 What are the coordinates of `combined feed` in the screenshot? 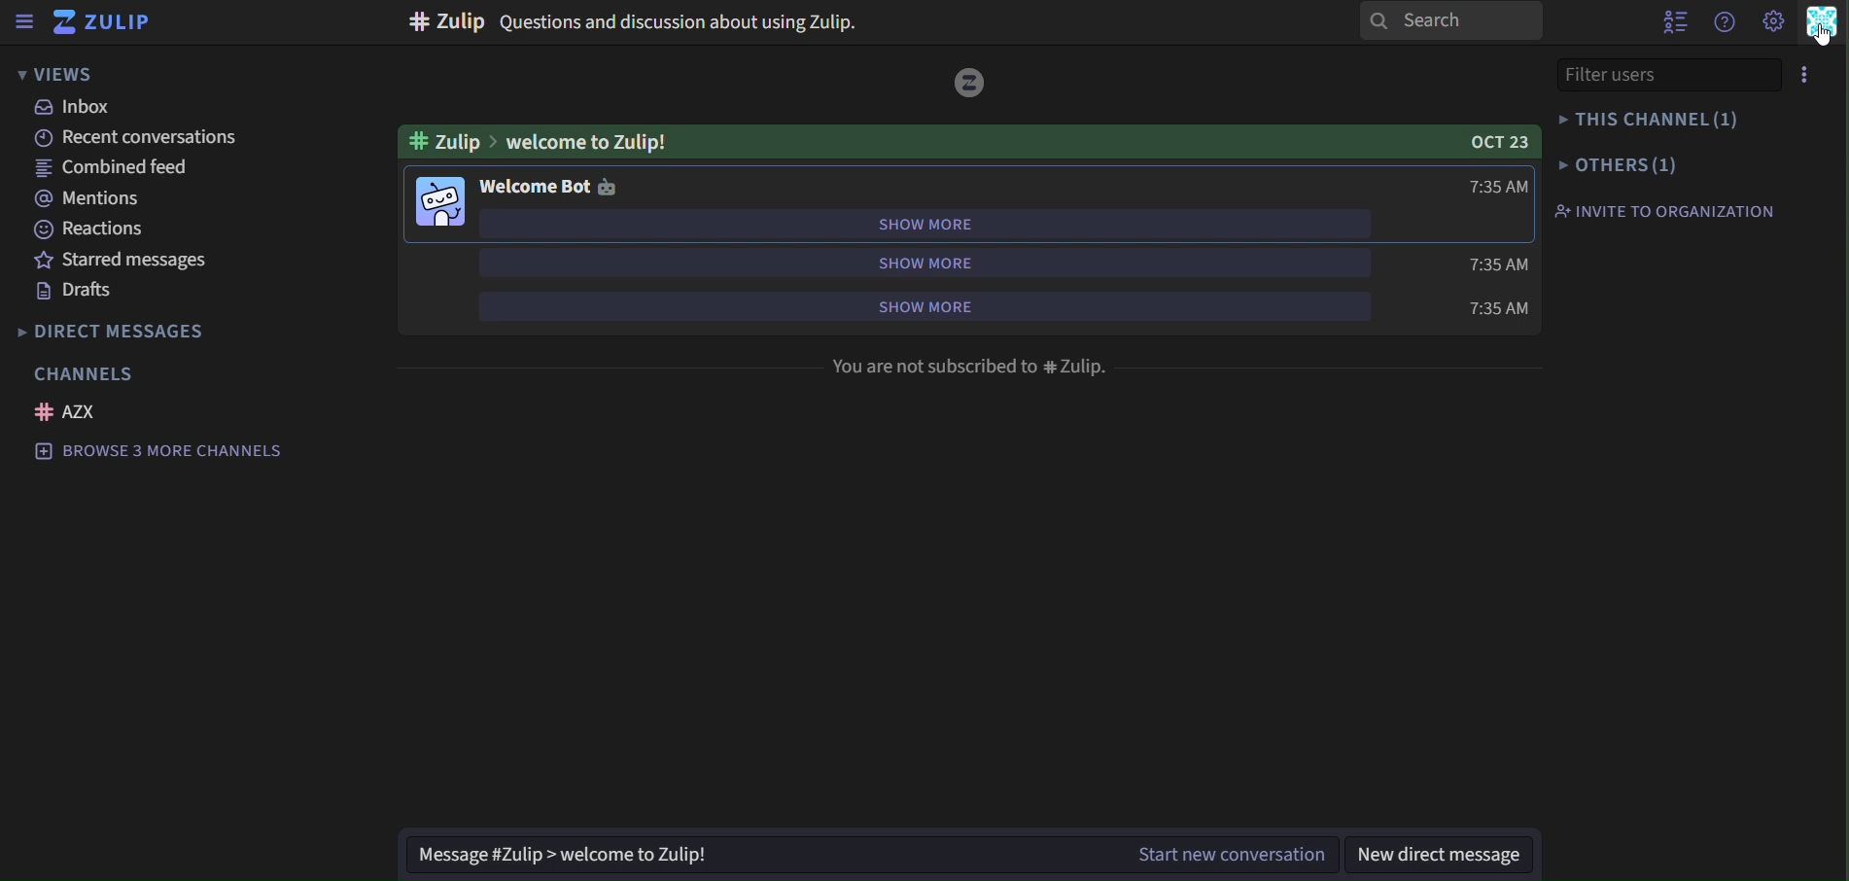 It's located at (130, 167).